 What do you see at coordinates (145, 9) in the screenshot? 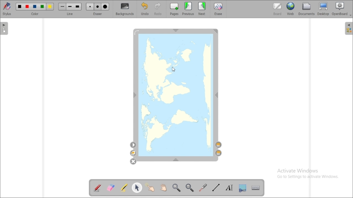
I see `undo` at bounding box center [145, 9].